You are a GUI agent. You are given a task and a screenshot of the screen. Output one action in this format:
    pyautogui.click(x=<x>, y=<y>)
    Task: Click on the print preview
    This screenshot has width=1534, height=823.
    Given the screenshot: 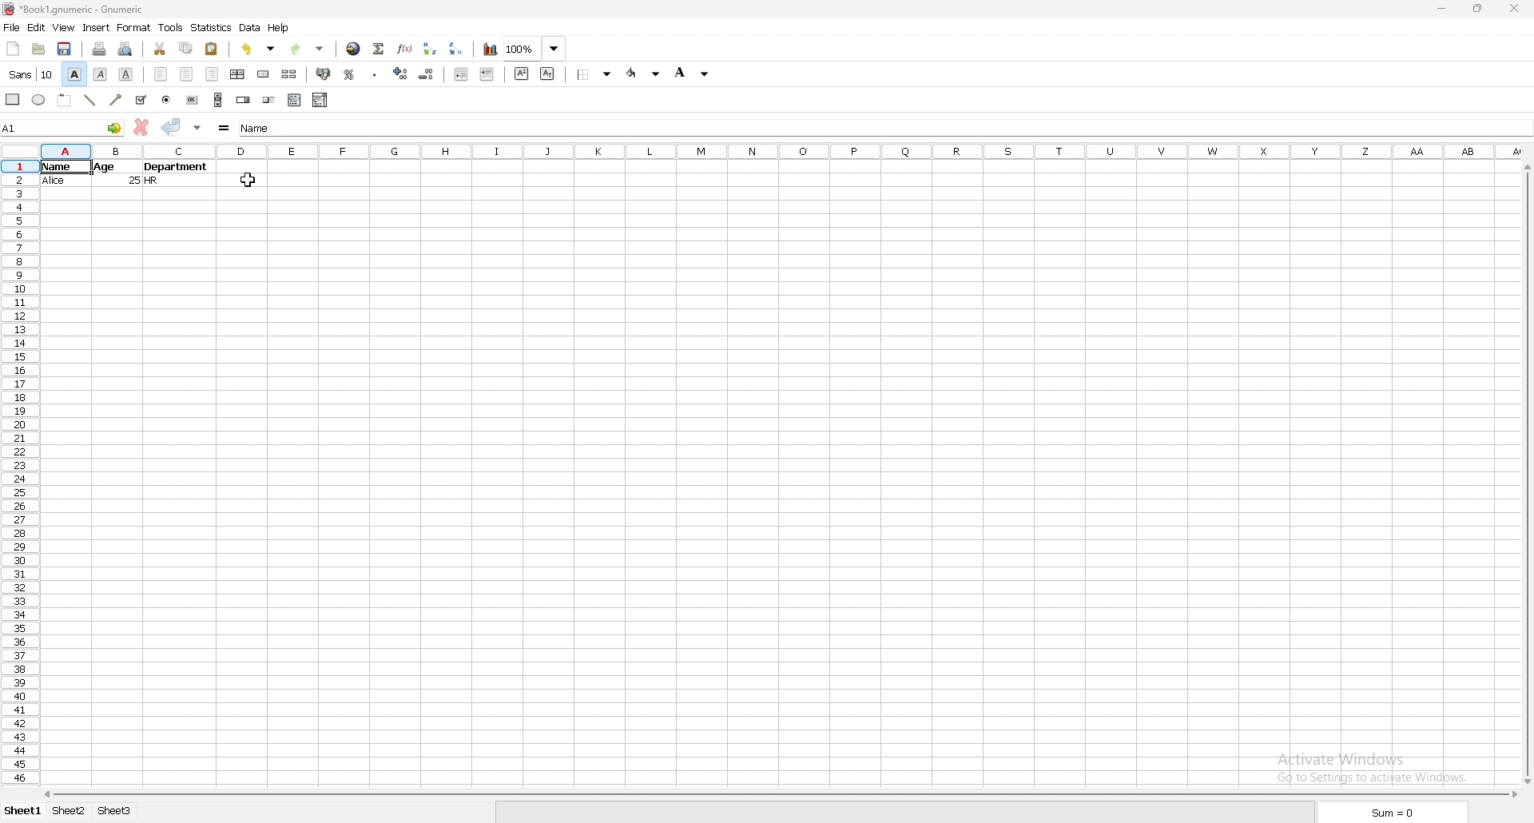 What is the action you would take?
    pyautogui.click(x=127, y=49)
    